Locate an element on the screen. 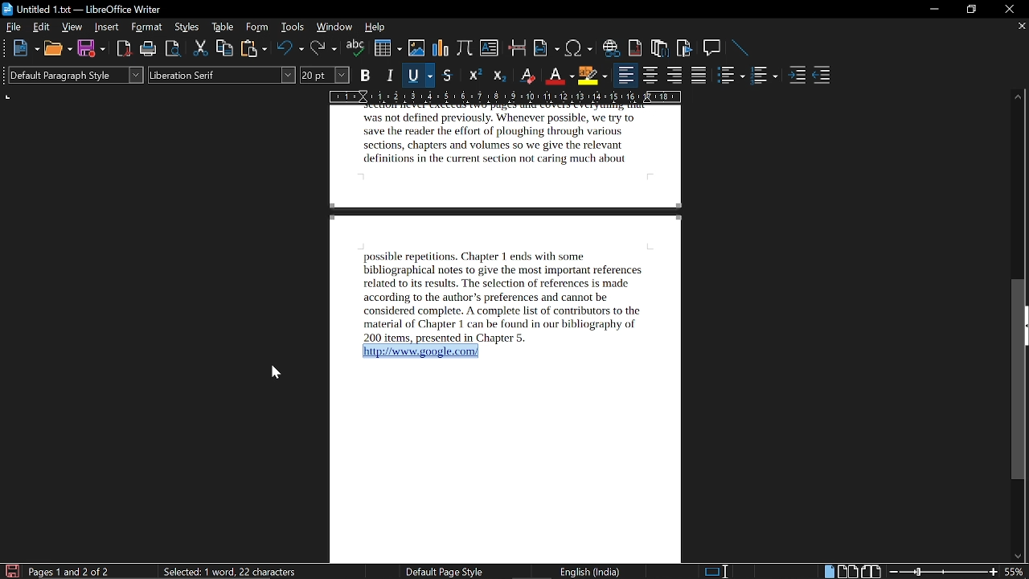  standard selection is located at coordinates (719, 571).